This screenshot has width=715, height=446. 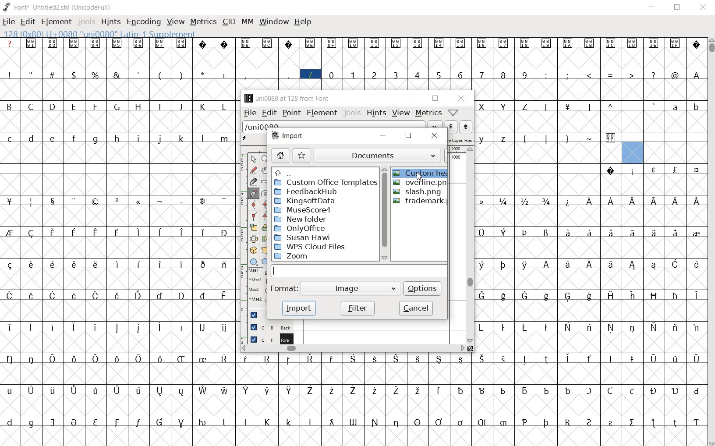 What do you see at coordinates (16, 7) in the screenshot?
I see `FONT` at bounding box center [16, 7].